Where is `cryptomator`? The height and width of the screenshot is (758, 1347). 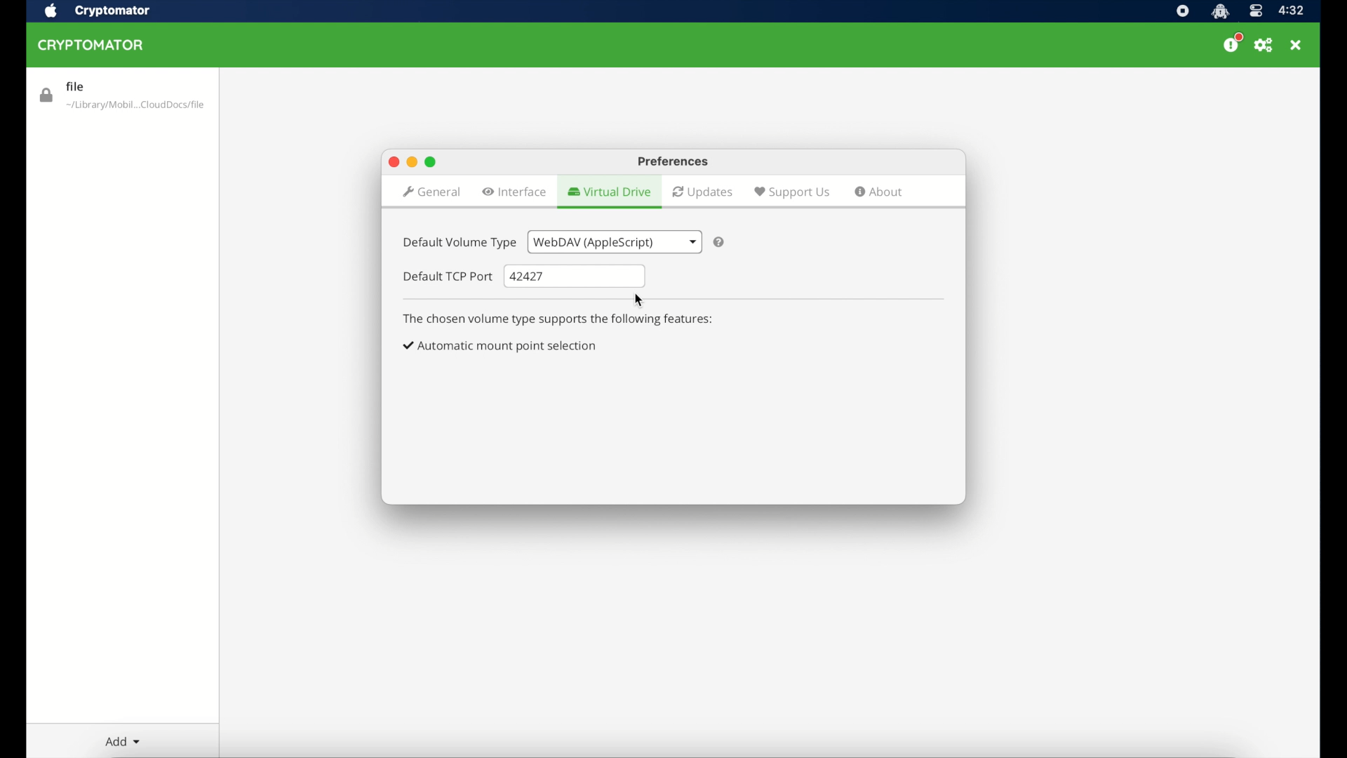 cryptomator is located at coordinates (95, 46).